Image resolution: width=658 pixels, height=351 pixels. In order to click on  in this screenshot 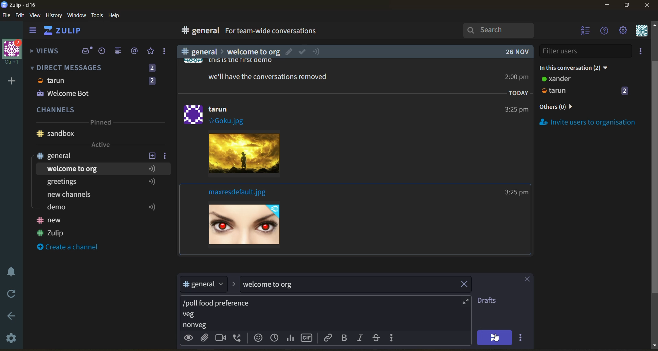, I will do `click(235, 193)`.